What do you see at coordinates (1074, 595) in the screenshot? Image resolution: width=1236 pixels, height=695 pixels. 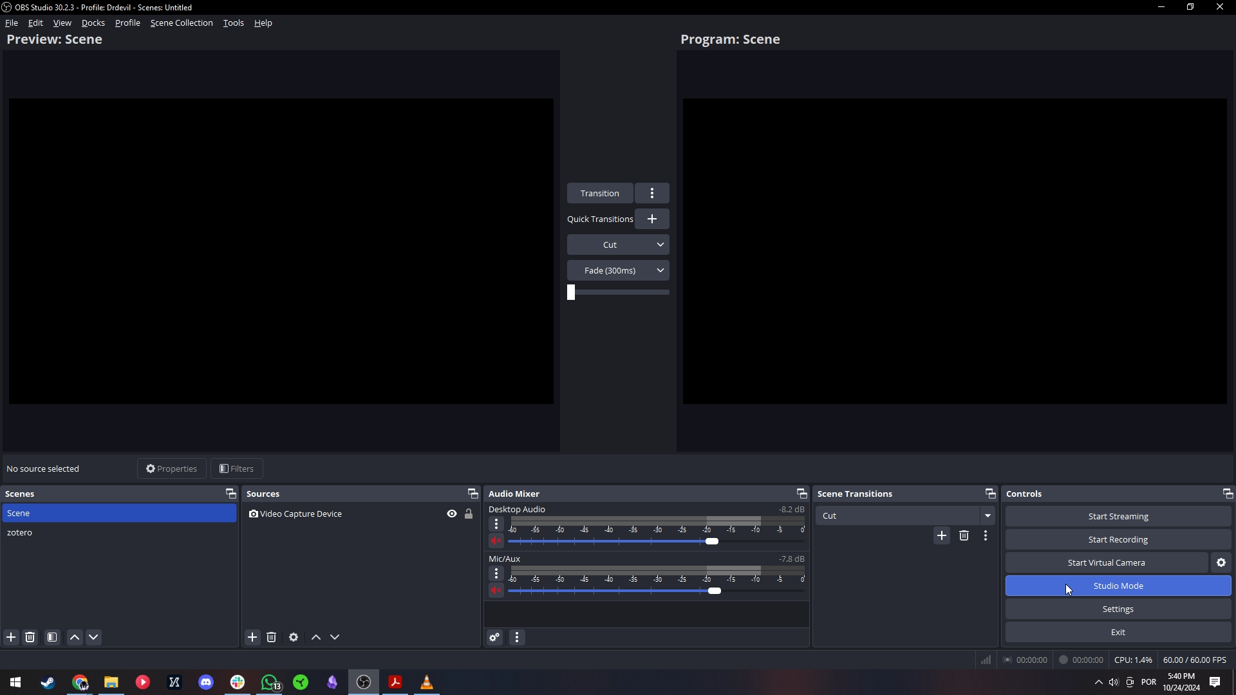 I see `Cursor` at bounding box center [1074, 595].